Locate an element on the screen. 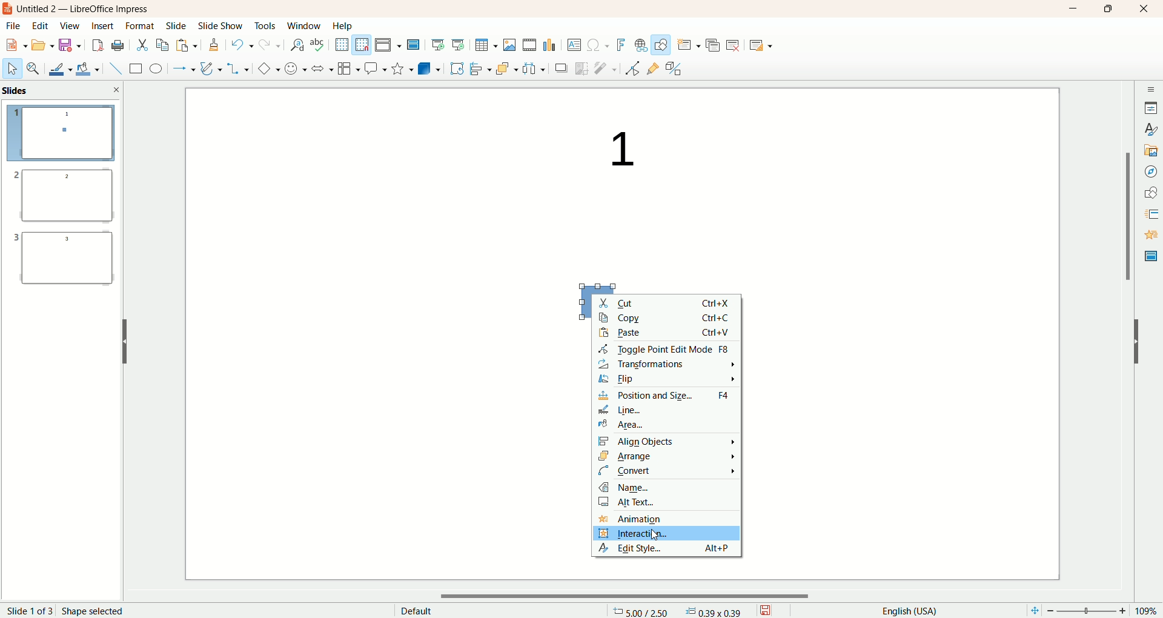 The height and width of the screenshot is (618, 1163). toggle extrusion is located at coordinates (676, 69).